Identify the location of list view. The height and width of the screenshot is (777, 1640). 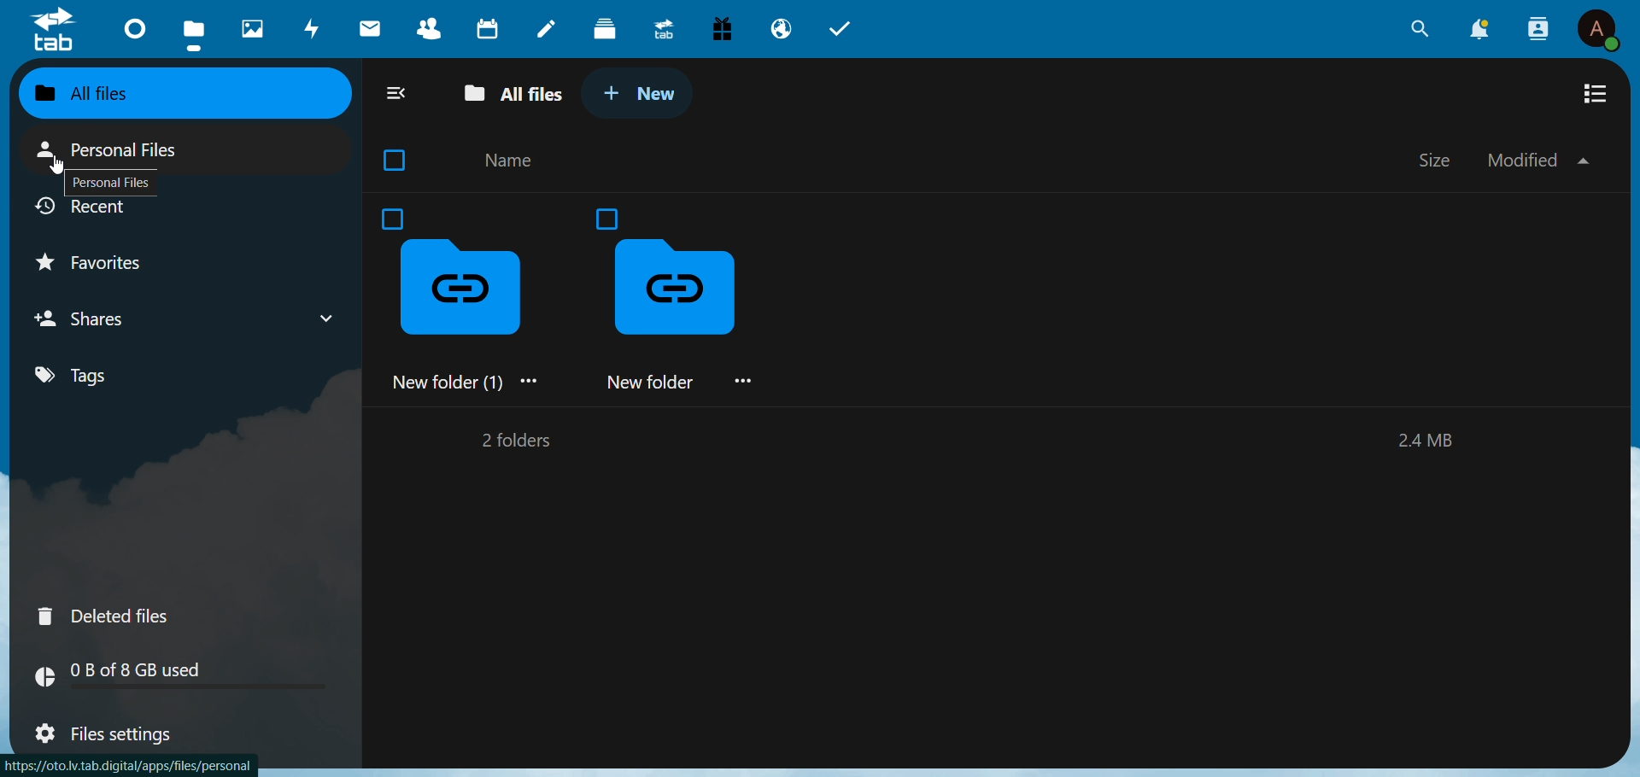
(1598, 94).